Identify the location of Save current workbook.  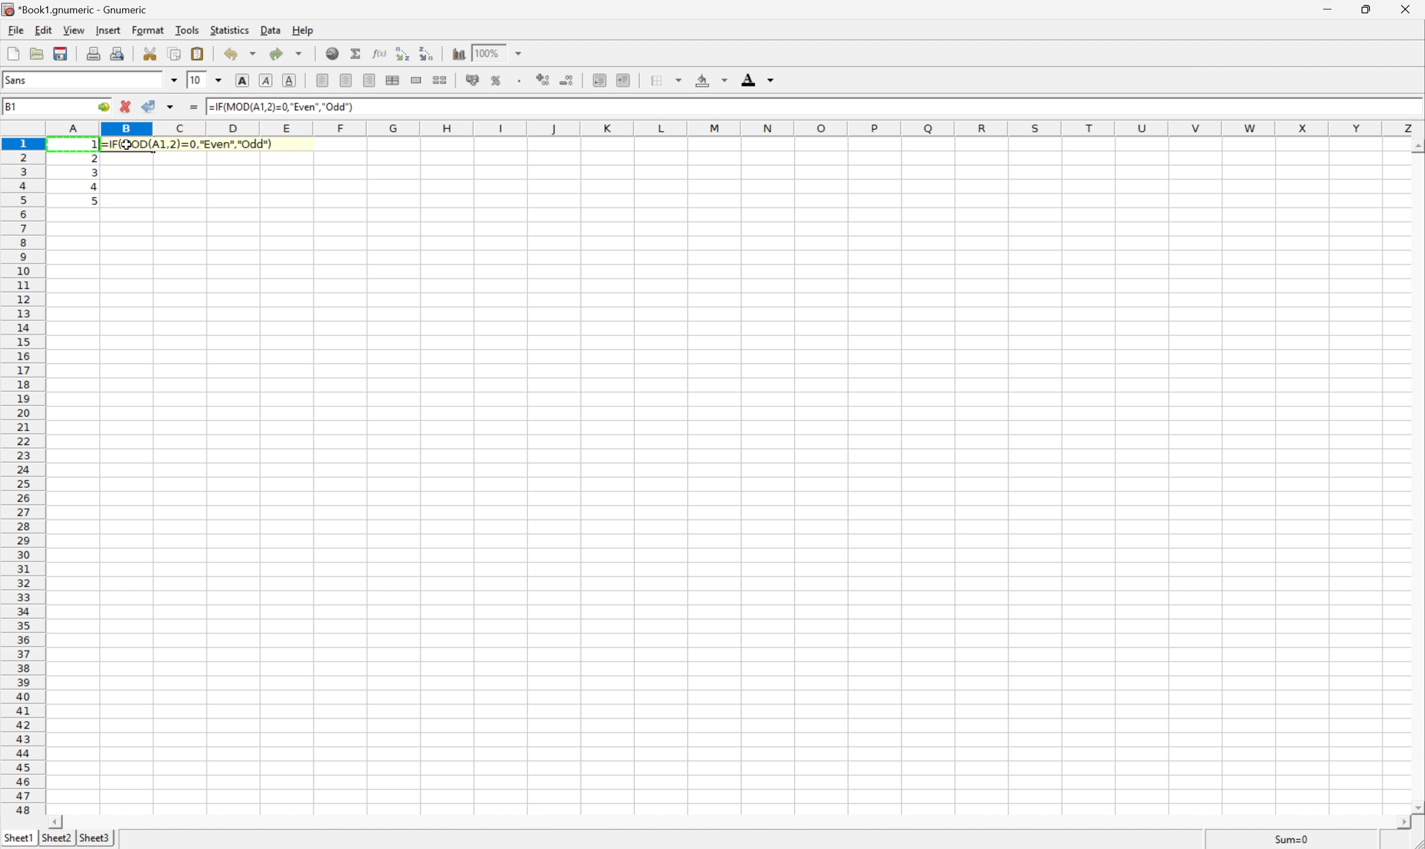
(60, 52).